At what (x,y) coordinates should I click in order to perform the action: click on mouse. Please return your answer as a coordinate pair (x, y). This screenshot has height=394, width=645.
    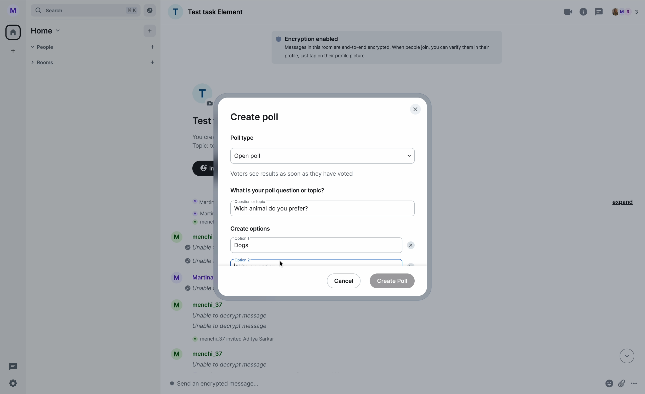
    Looking at the image, I should click on (283, 264).